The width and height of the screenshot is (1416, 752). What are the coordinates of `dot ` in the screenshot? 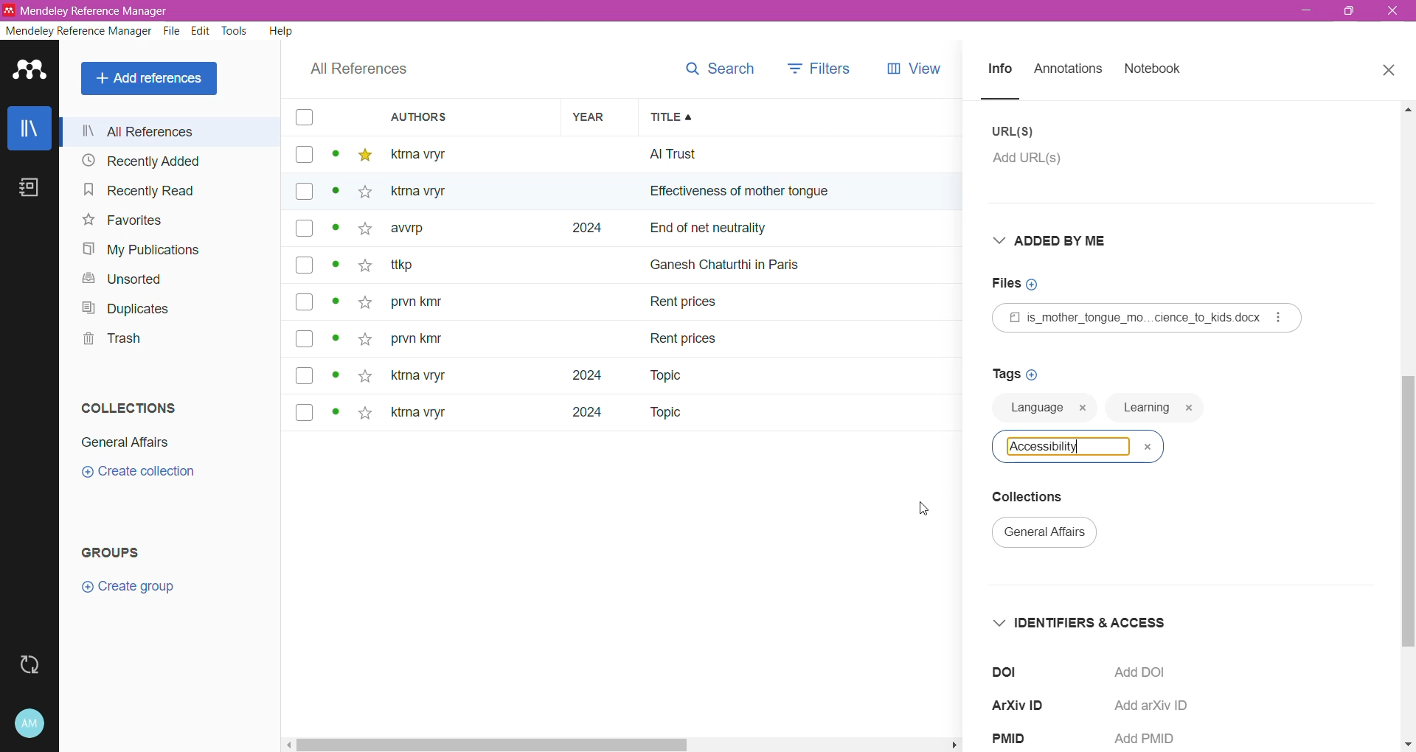 It's located at (334, 305).